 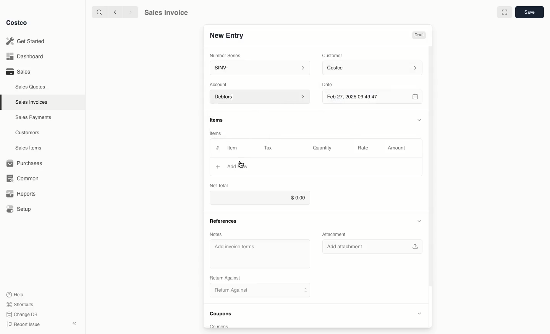 What do you see at coordinates (258, 69) in the screenshot?
I see `SINV-` at bounding box center [258, 69].